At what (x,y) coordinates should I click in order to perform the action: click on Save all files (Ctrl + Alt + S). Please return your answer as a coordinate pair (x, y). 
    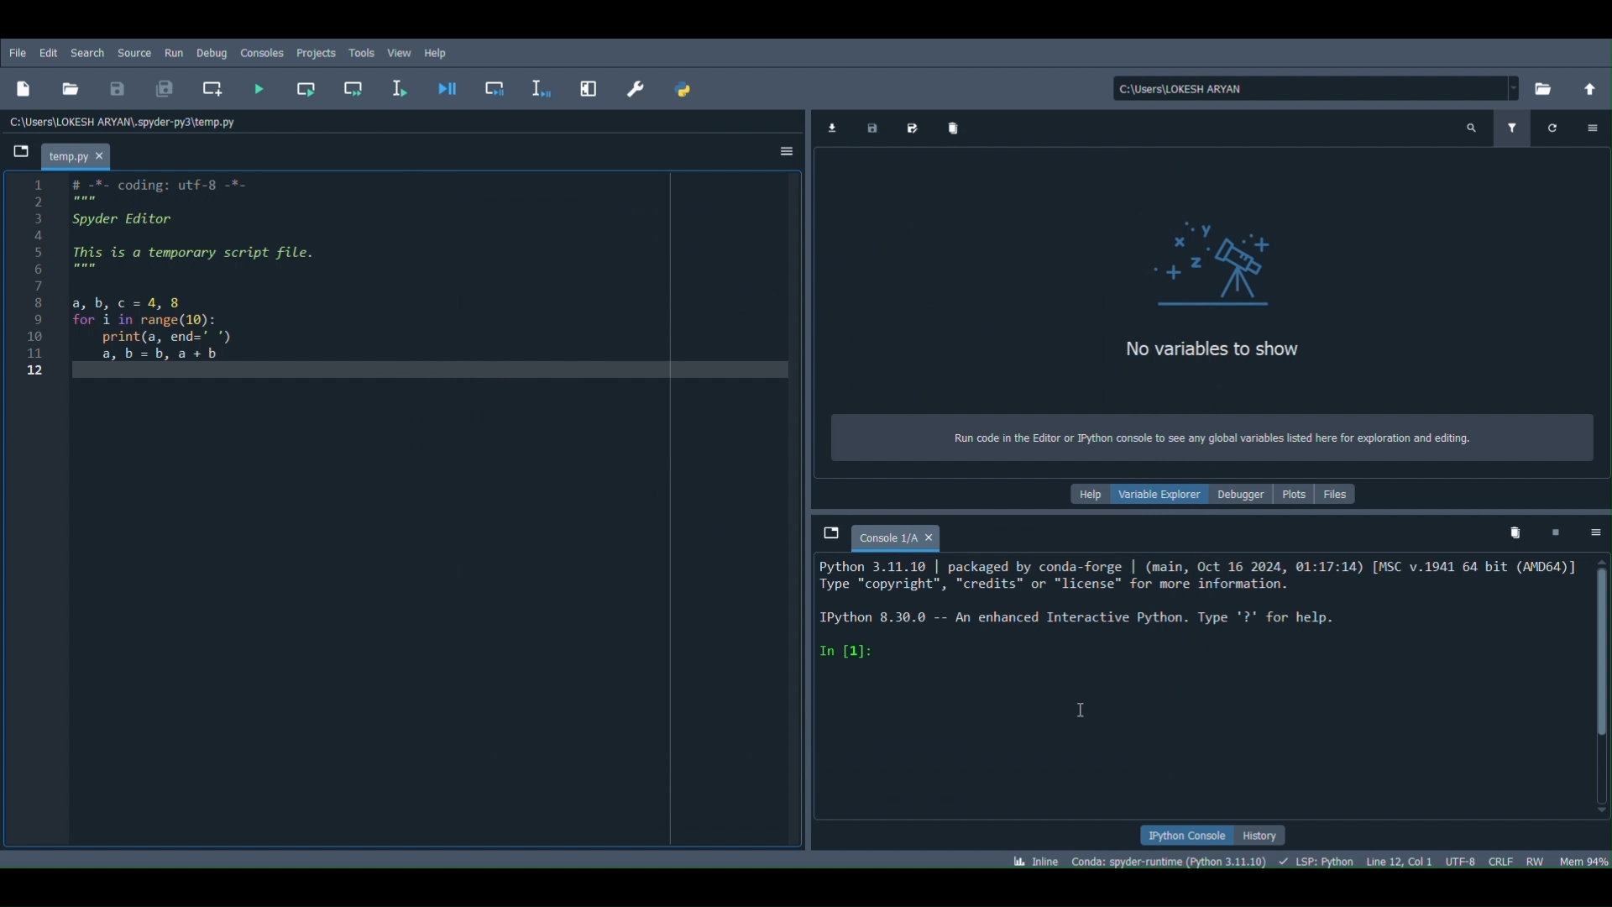
    Looking at the image, I should click on (165, 86).